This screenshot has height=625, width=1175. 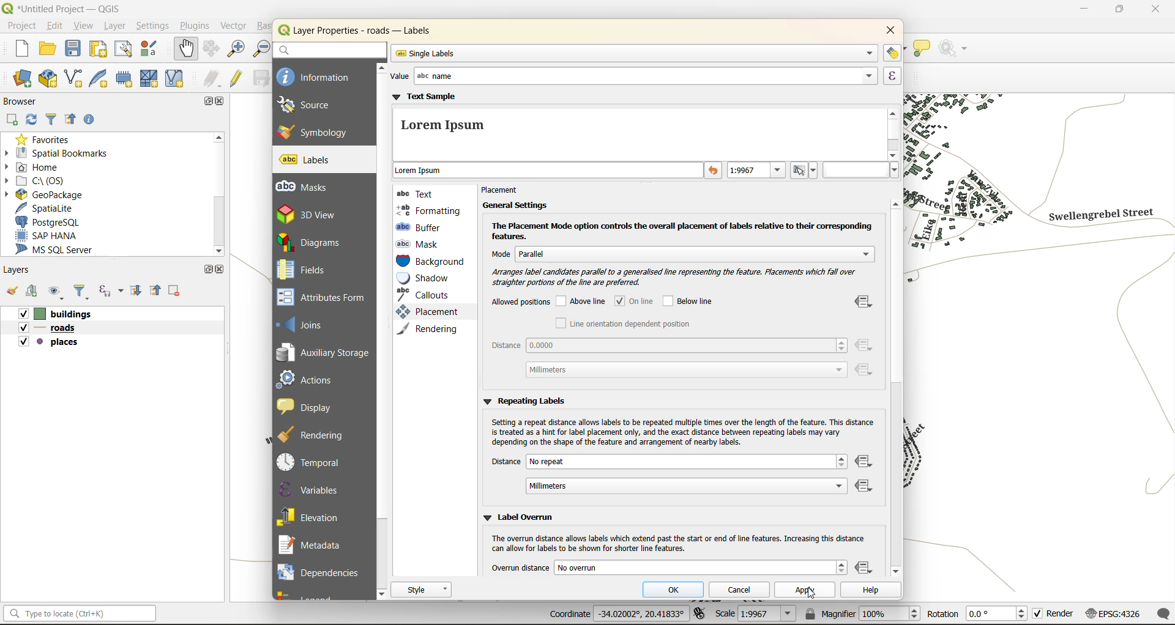 What do you see at coordinates (312, 105) in the screenshot?
I see `source` at bounding box center [312, 105].